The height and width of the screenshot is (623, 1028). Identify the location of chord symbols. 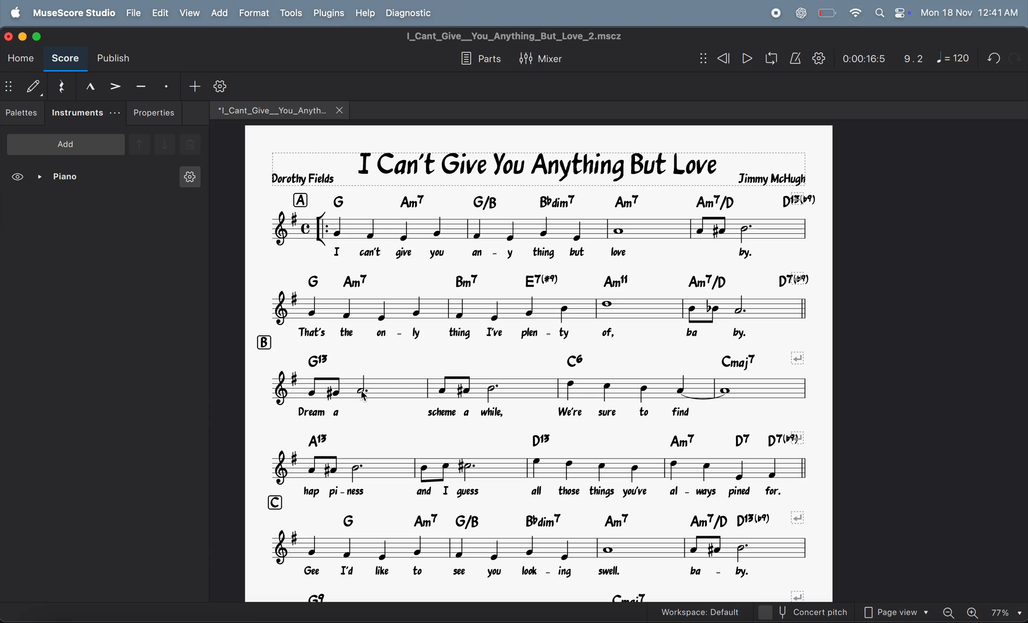
(567, 521).